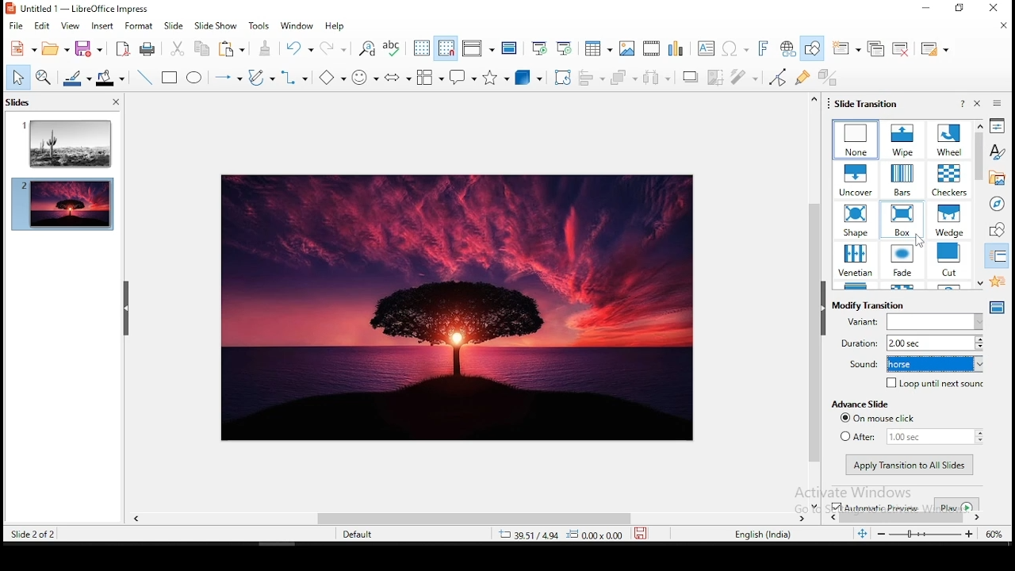 This screenshot has width=1015, height=571. What do you see at coordinates (950, 259) in the screenshot?
I see `transition effects` at bounding box center [950, 259].